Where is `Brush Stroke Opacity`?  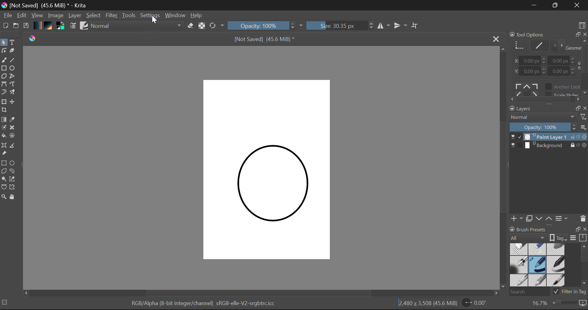 Brush Stroke Opacity is located at coordinates (263, 25).